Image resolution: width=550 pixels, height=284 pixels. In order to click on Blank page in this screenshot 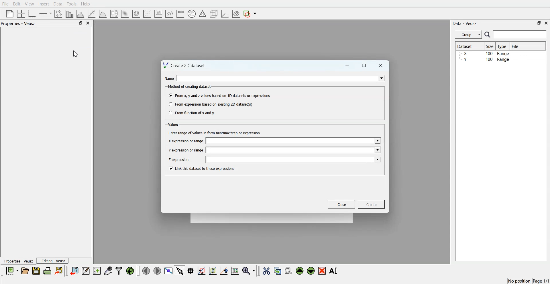, I will do `click(10, 13)`.